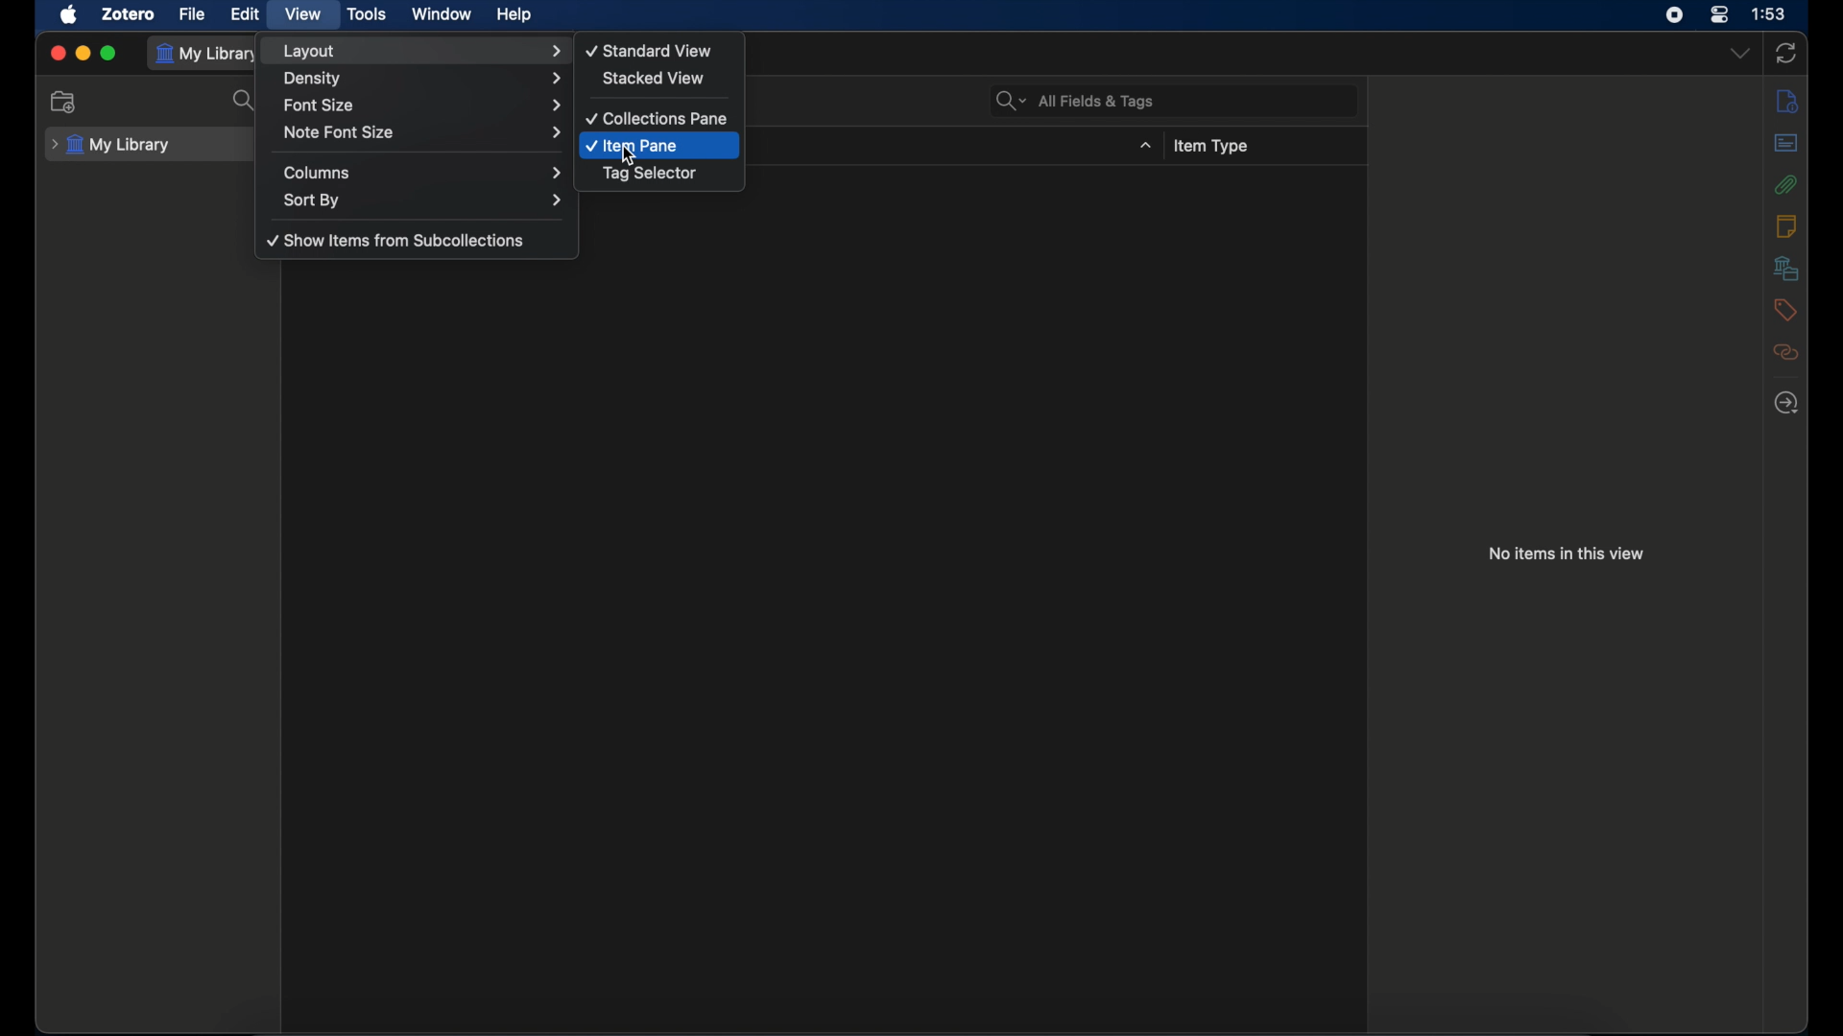 The width and height of the screenshot is (1843, 1036). What do you see at coordinates (424, 79) in the screenshot?
I see `density` at bounding box center [424, 79].